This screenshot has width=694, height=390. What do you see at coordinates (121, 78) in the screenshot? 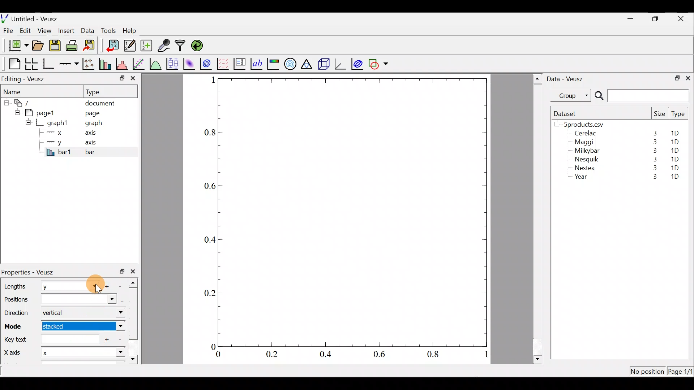
I see `minimize` at bounding box center [121, 78].